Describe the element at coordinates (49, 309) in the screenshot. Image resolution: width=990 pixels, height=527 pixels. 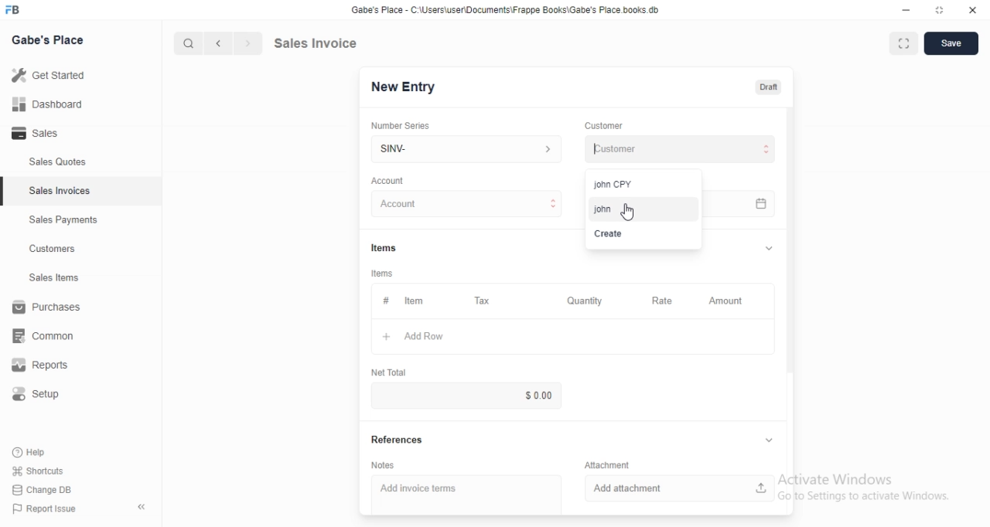
I see `Purchases` at that location.